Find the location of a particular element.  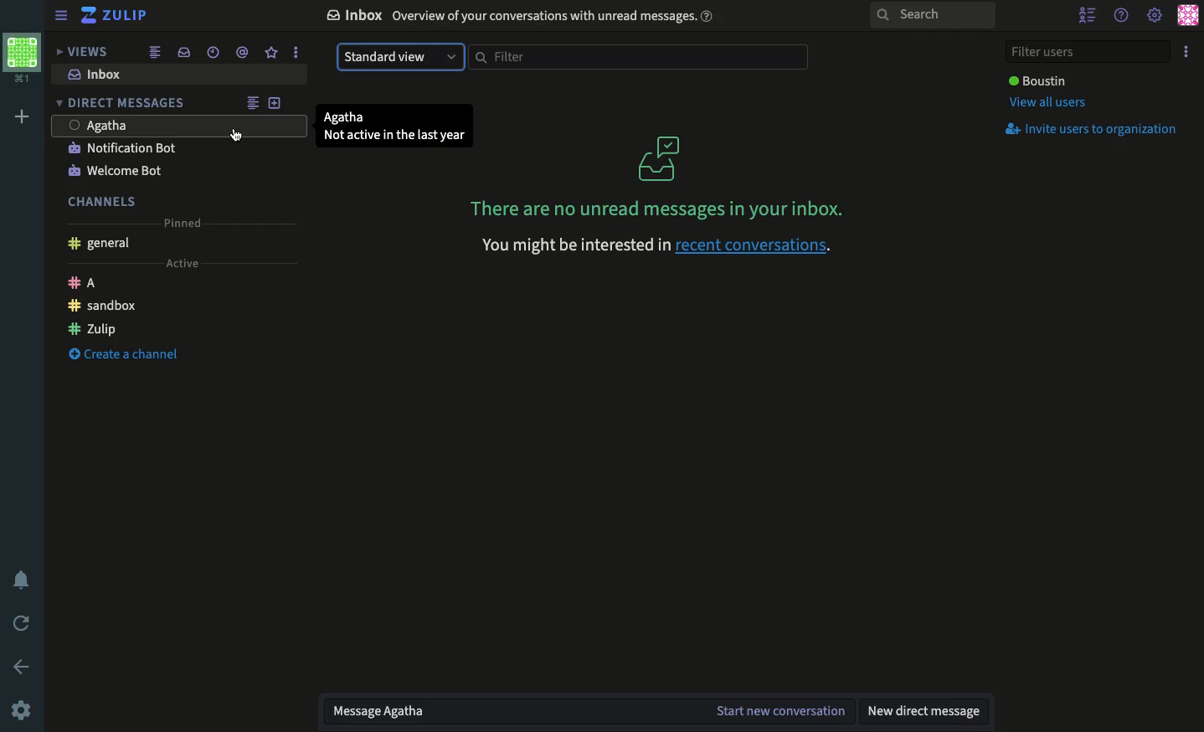

Go back is located at coordinates (23, 666).